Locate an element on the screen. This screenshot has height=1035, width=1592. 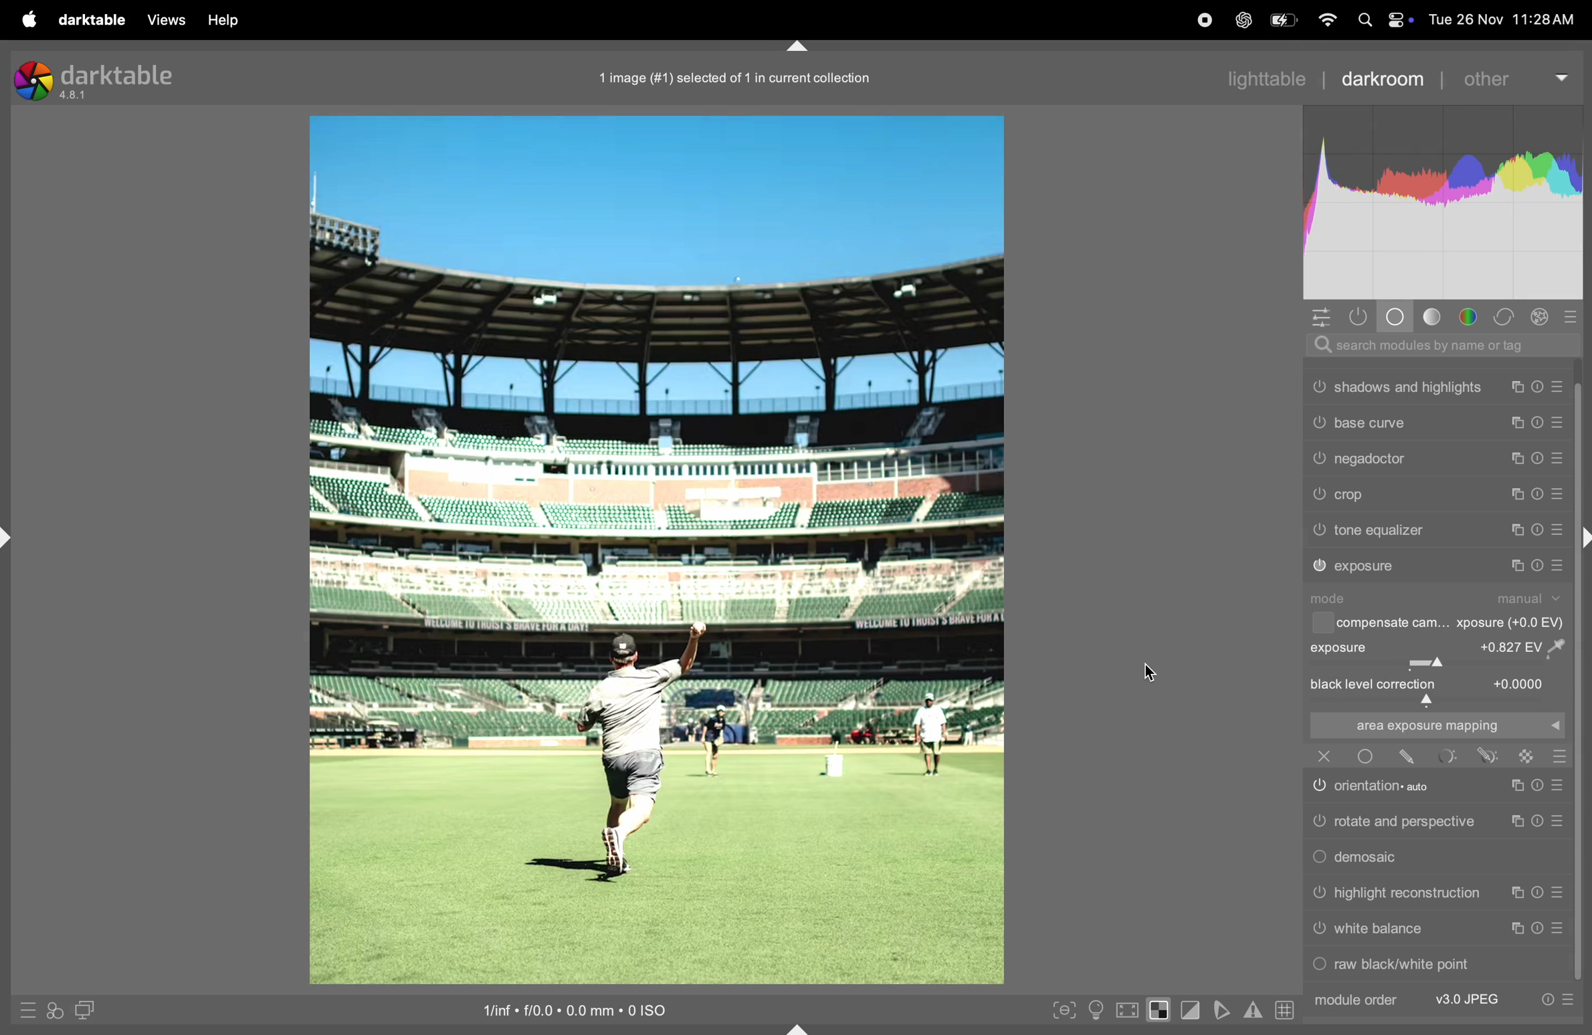
display second dark room is located at coordinates (91, 1010).